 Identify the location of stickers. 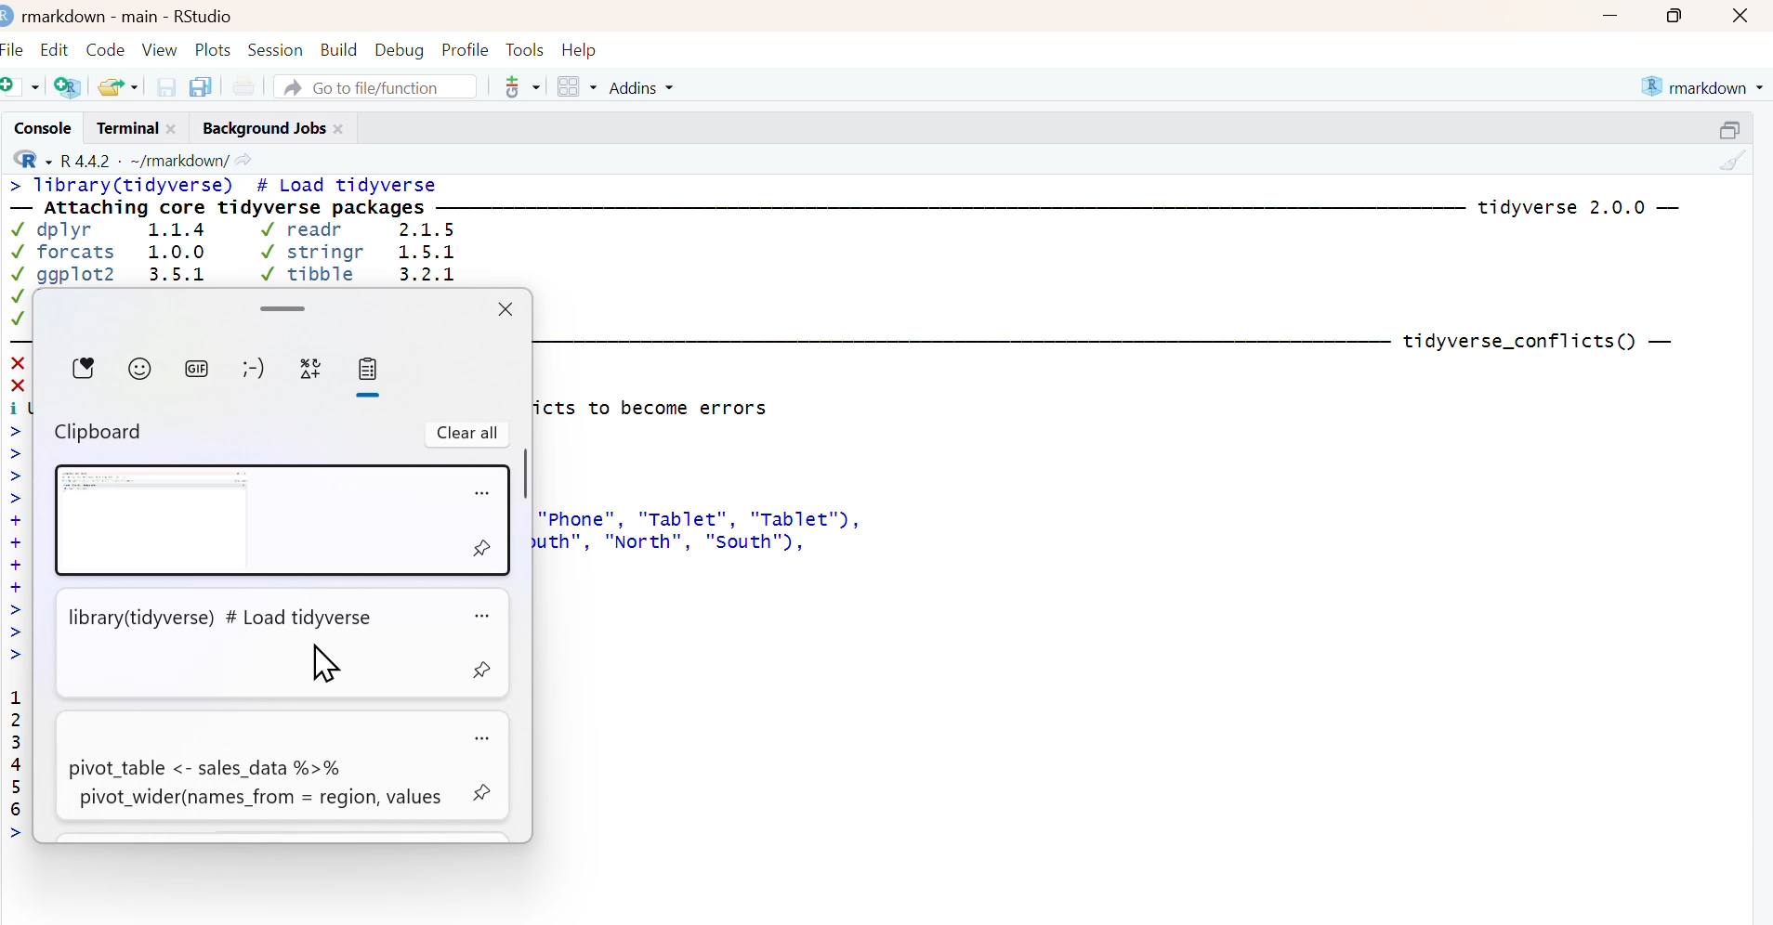
(86, 372).